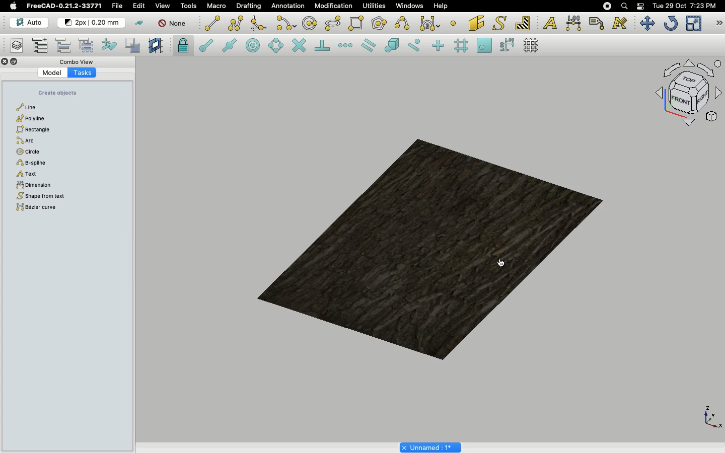 This screenshot has width=725, height=453. Describe the element at coordinates (27, 106) in the screenshot. I see `Line` at that location.